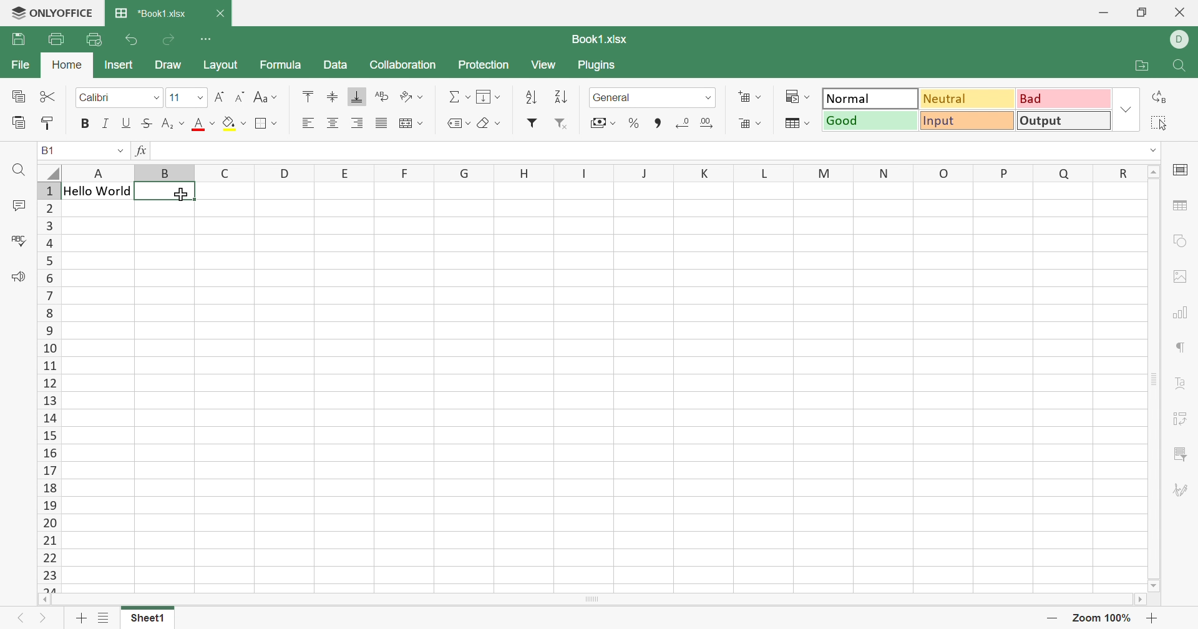 The image size is (1198, 629). Describe the element at coordinates (1181, 347) in the screenshot. I see `paragraph settings` at that location.